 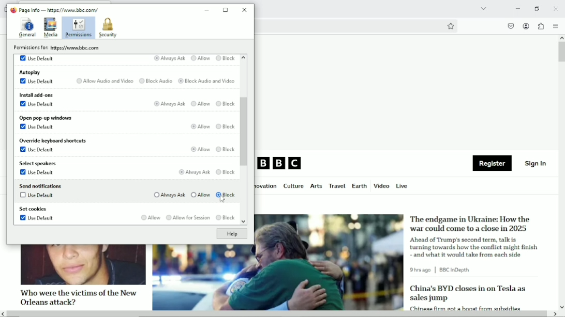 What do you see at coordinates (510, 26) in the screenshot?
I see `save to pocket` at bounding box center [510, 26].